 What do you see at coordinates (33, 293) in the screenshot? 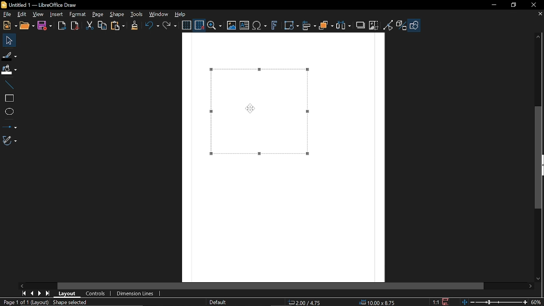
I see `Previous page` at bounding box center [33, 293].